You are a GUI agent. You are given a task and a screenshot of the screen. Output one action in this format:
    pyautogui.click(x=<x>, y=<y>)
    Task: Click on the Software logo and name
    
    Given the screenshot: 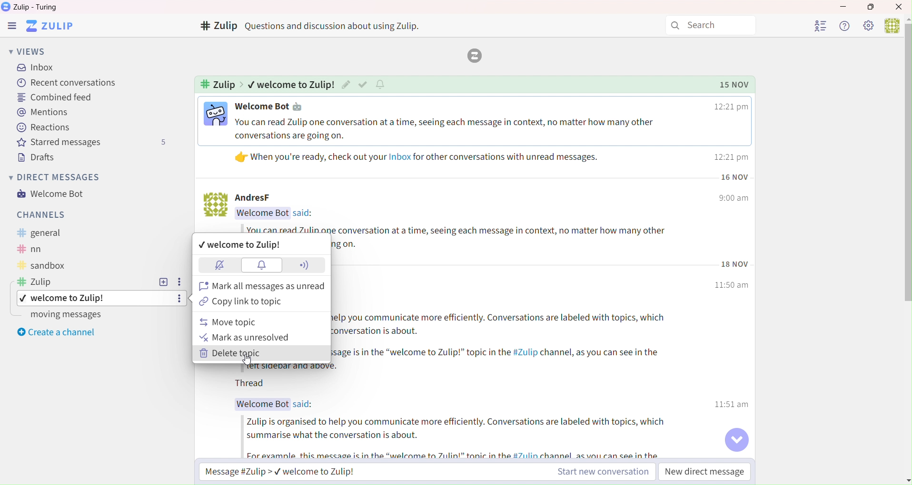 What is the action you would take?
    pyautogui.click(x=50, y=26)
    